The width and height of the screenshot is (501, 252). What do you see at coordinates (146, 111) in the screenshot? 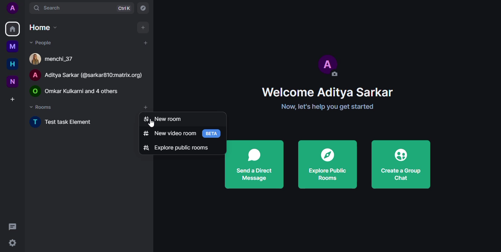
I see `cursor` at bounding box center [146, 111].